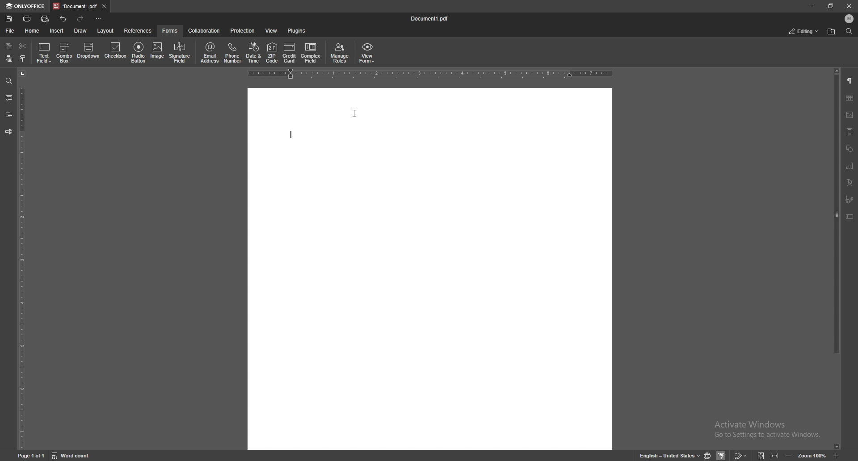 Image resolution: width=858 pixels, height=461 pixels. What do you see at coordinates (433, 19) in the screenshot?
I see `document` at bounding box center [433, 19].